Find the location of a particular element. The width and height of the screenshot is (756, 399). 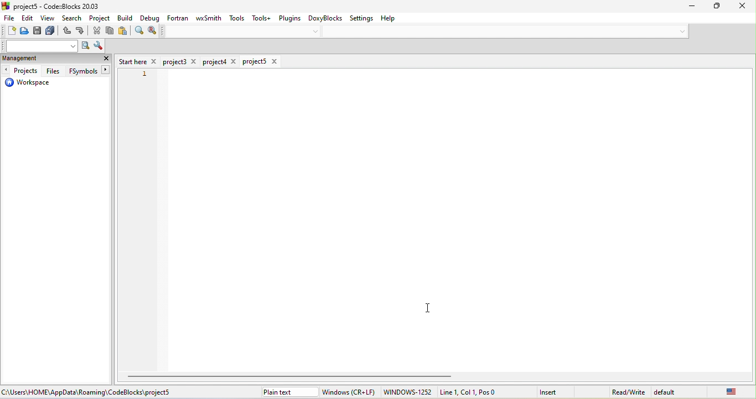

start here is located at coordinates (138, 61).